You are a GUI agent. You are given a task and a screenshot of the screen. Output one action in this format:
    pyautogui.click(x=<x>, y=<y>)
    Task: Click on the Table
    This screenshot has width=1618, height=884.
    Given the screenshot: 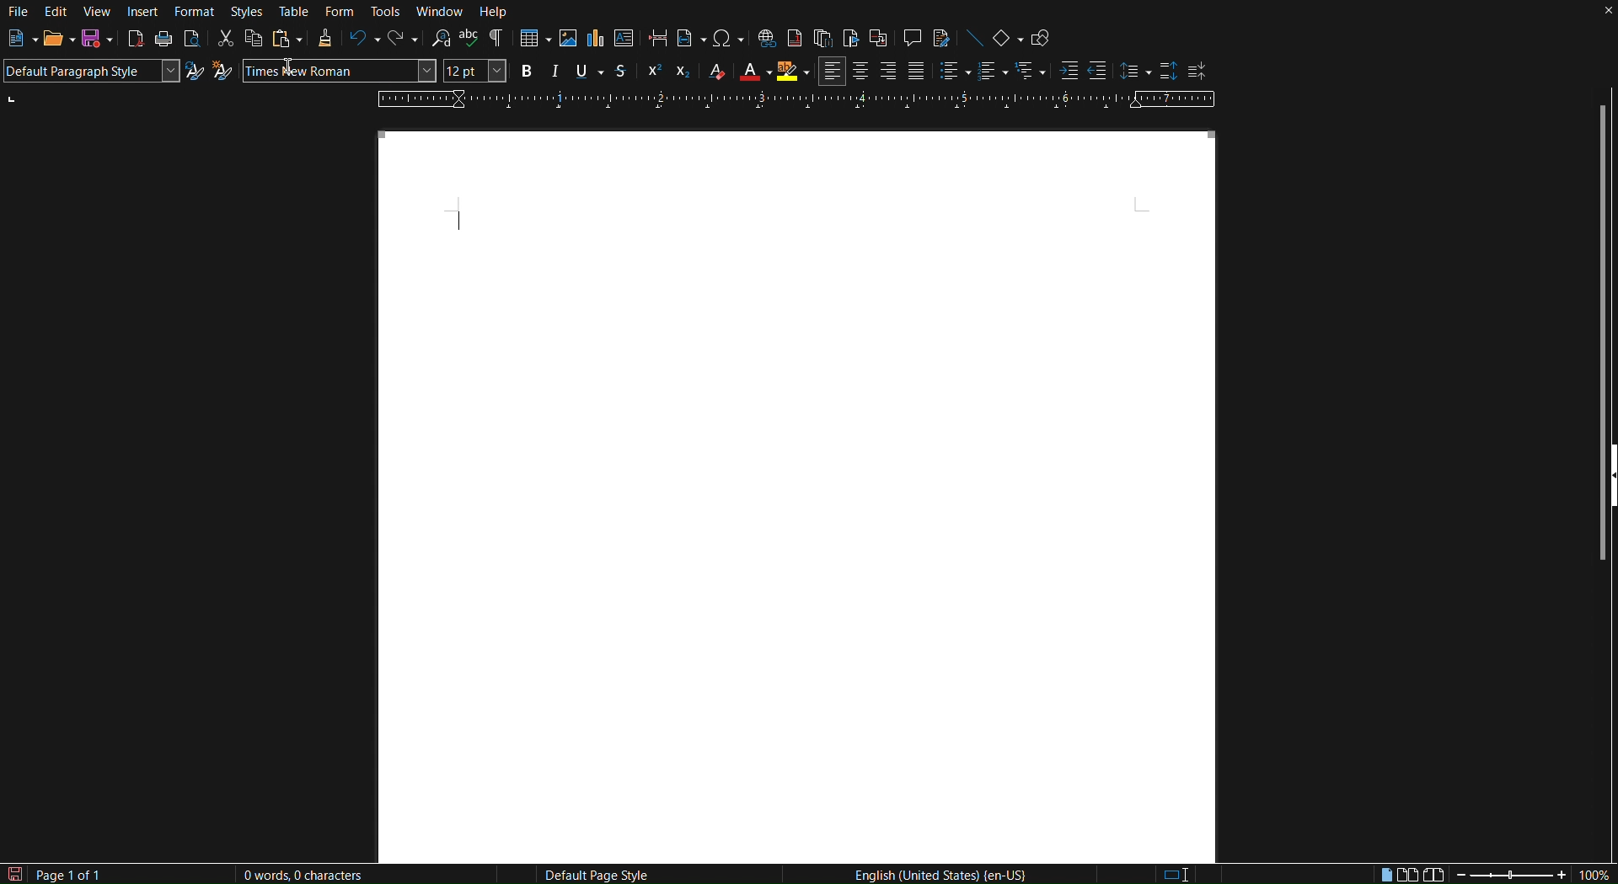 What is the action you would take?
    pyautogui.click(x=295, y=12)
    